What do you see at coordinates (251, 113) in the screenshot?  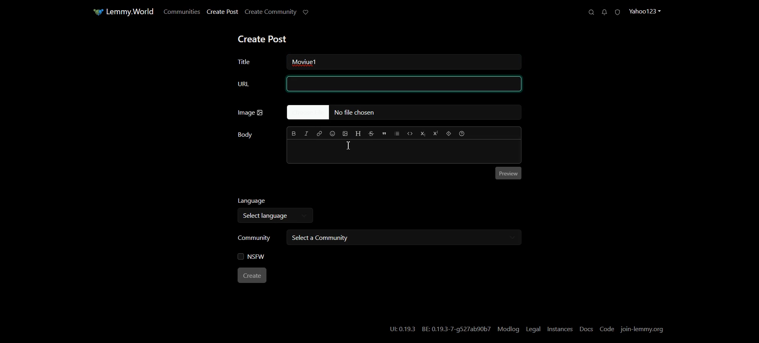 I see `Image` at bounding box center [251, 113].